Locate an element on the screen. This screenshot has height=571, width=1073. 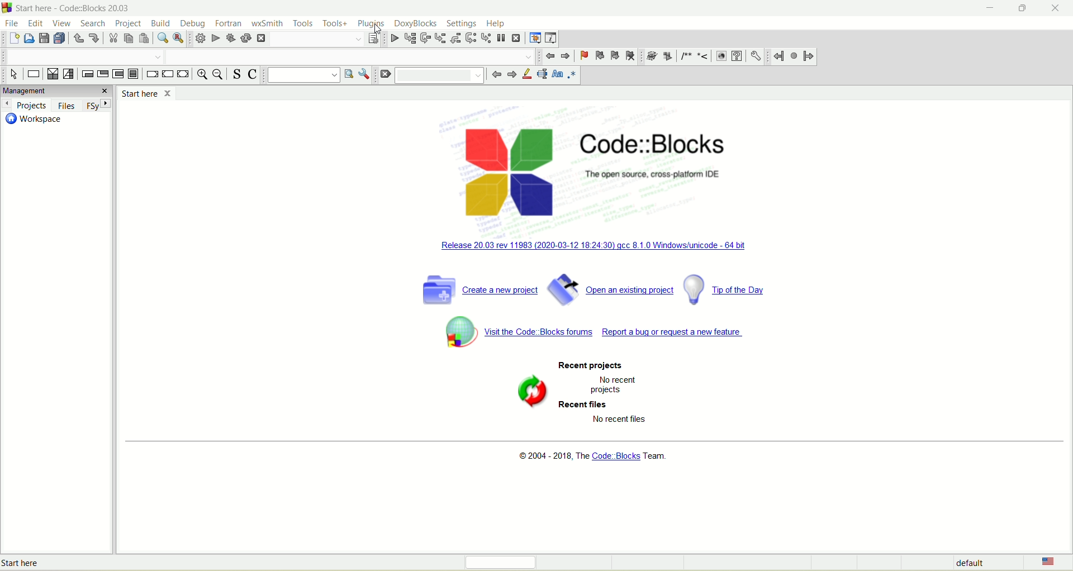
Insert comment block is located at coordinates (685, 56).